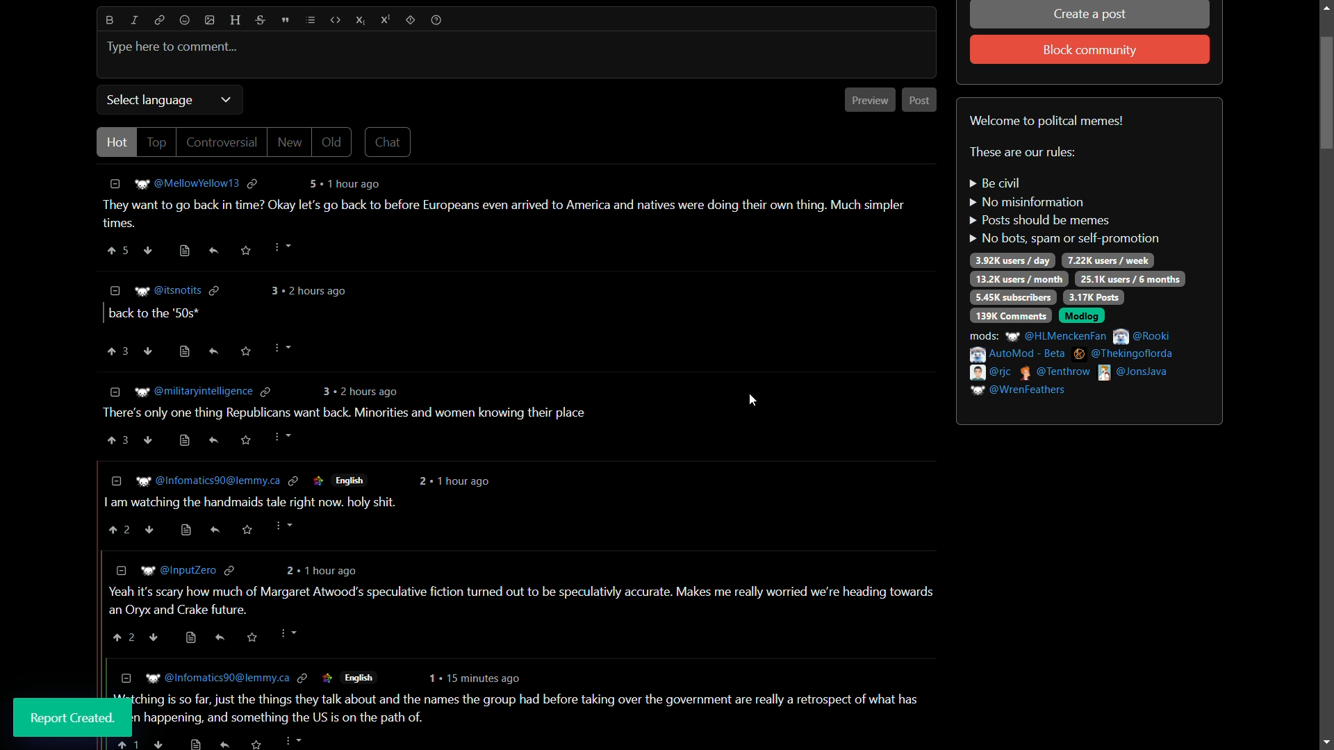  Describe the element at coordinates (110, 20) in the screenshot. I see `bold` at that location.